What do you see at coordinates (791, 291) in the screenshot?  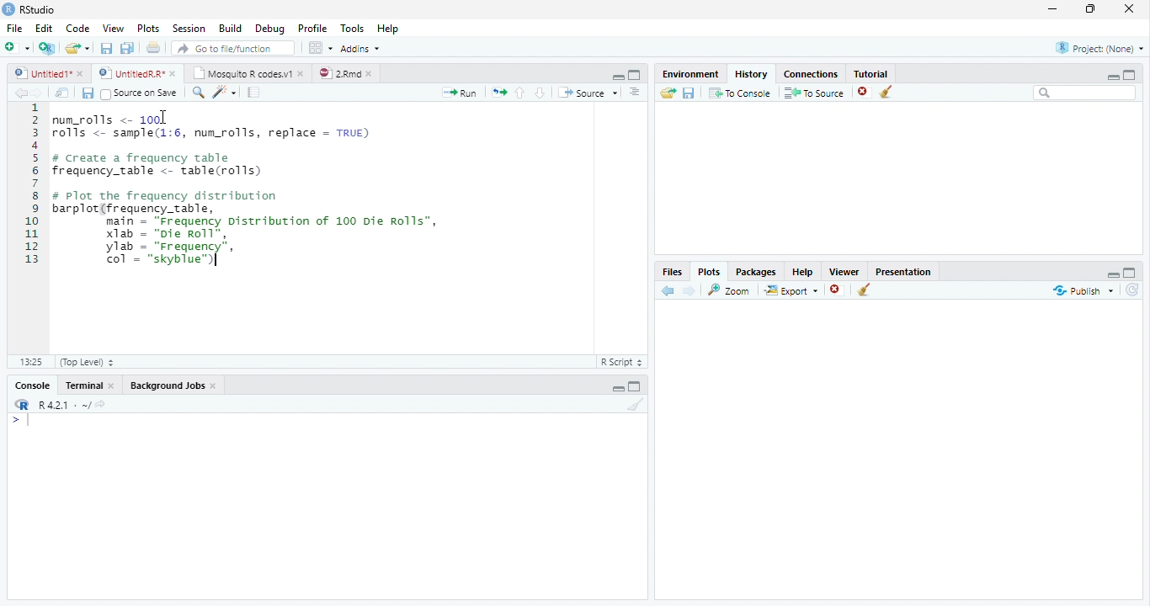 I see `Export` at bounding box center [791, 291].